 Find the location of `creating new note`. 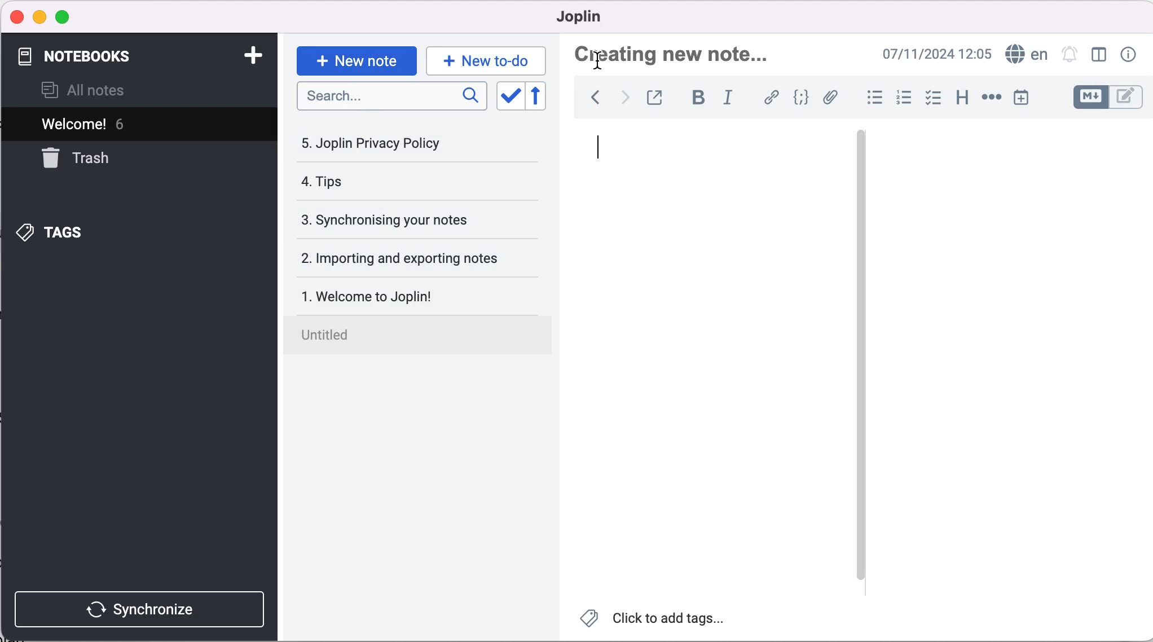

creating new note is located at coordinates (675, 54).